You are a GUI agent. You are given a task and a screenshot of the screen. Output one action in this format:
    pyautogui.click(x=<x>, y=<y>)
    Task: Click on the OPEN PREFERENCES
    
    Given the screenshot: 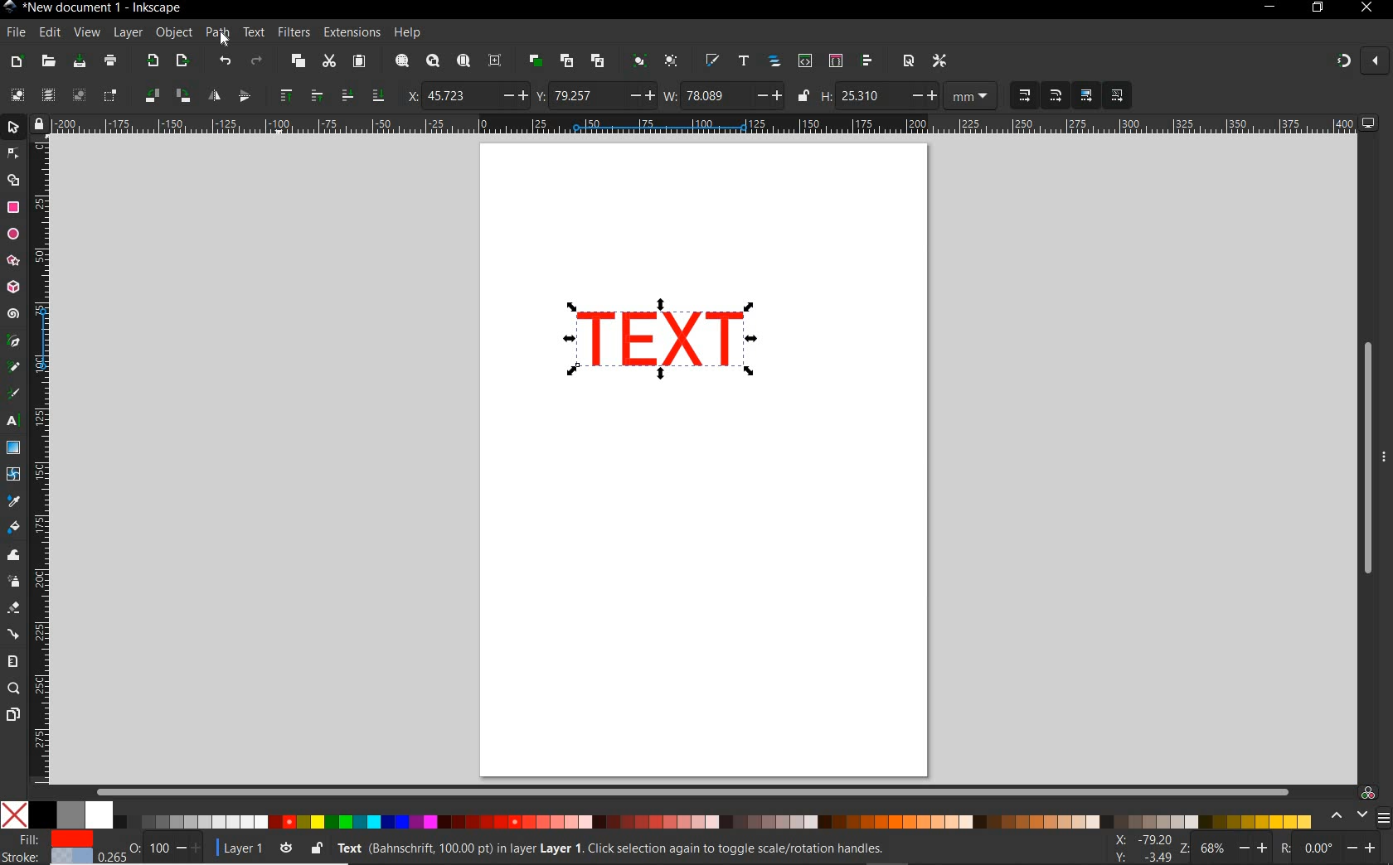 What is the action you would take?
    pyautogui.click(x=941, y=60)
    